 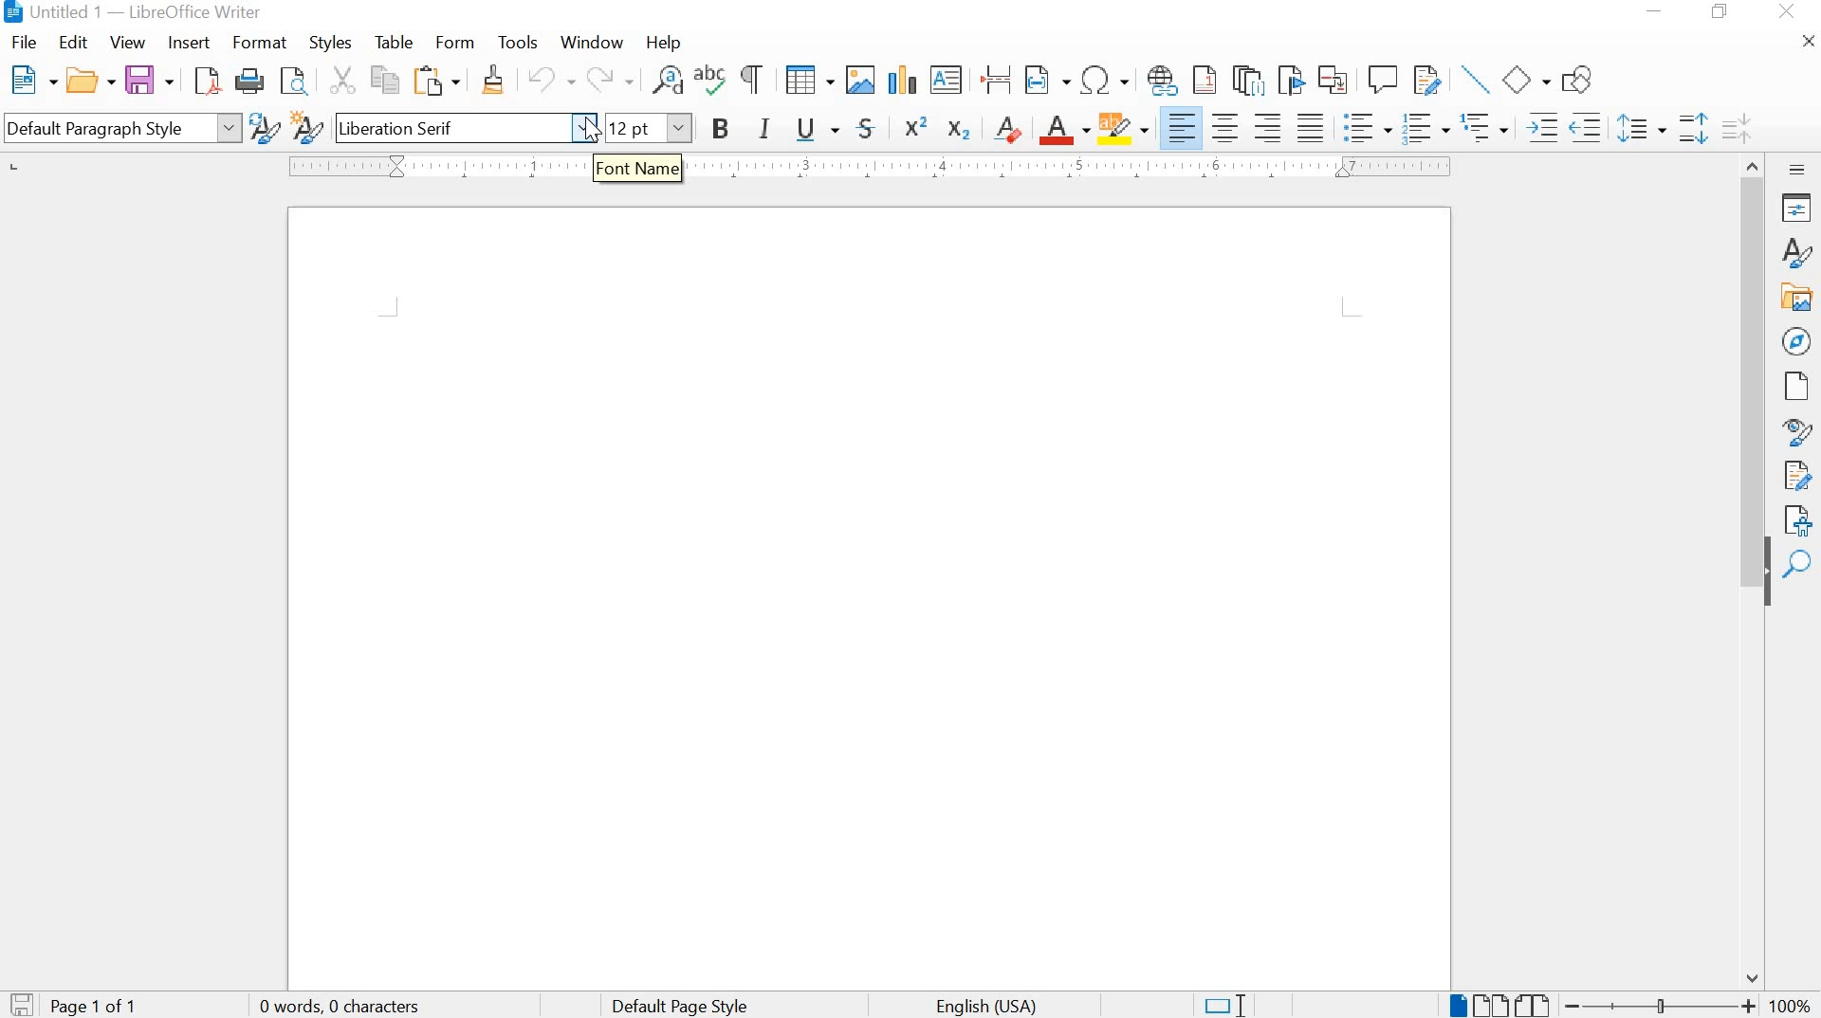 What do you see at coordinates (960, 127) in the screenshot?
I see `SUBSCRIPT` at bounding box center [960, 127].